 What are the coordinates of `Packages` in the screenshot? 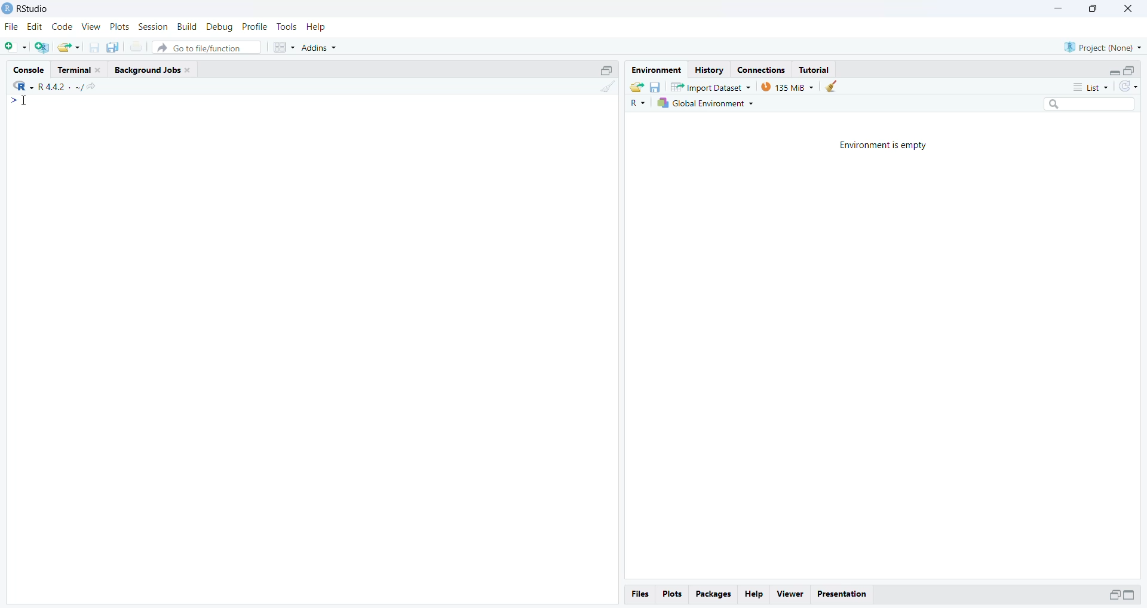 It's located at (714, 595).